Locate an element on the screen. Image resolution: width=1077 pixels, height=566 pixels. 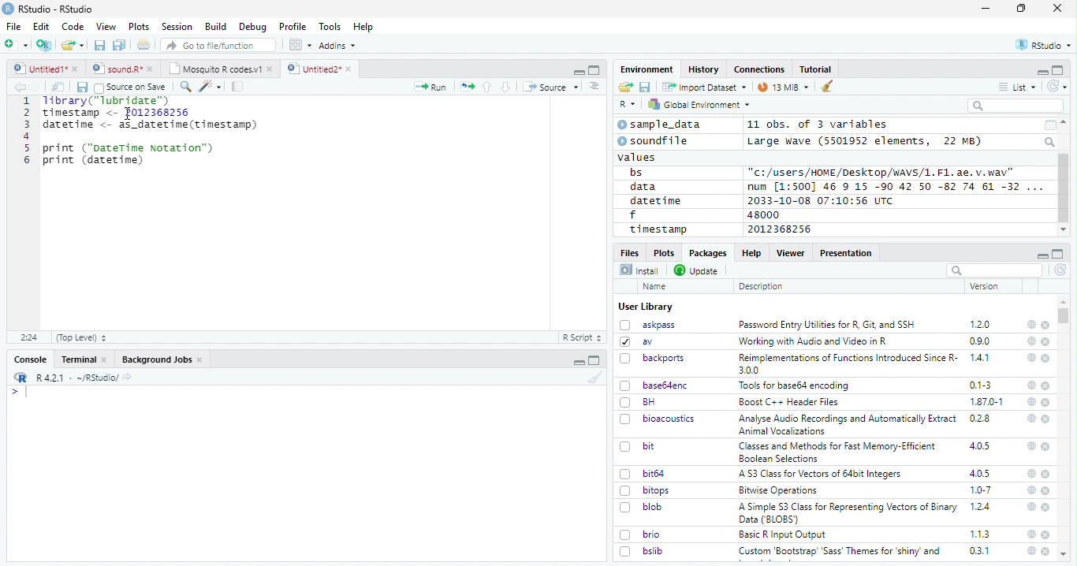
Large wave (5501952 elements, 22 MB) is located at coordinates (866, 141).